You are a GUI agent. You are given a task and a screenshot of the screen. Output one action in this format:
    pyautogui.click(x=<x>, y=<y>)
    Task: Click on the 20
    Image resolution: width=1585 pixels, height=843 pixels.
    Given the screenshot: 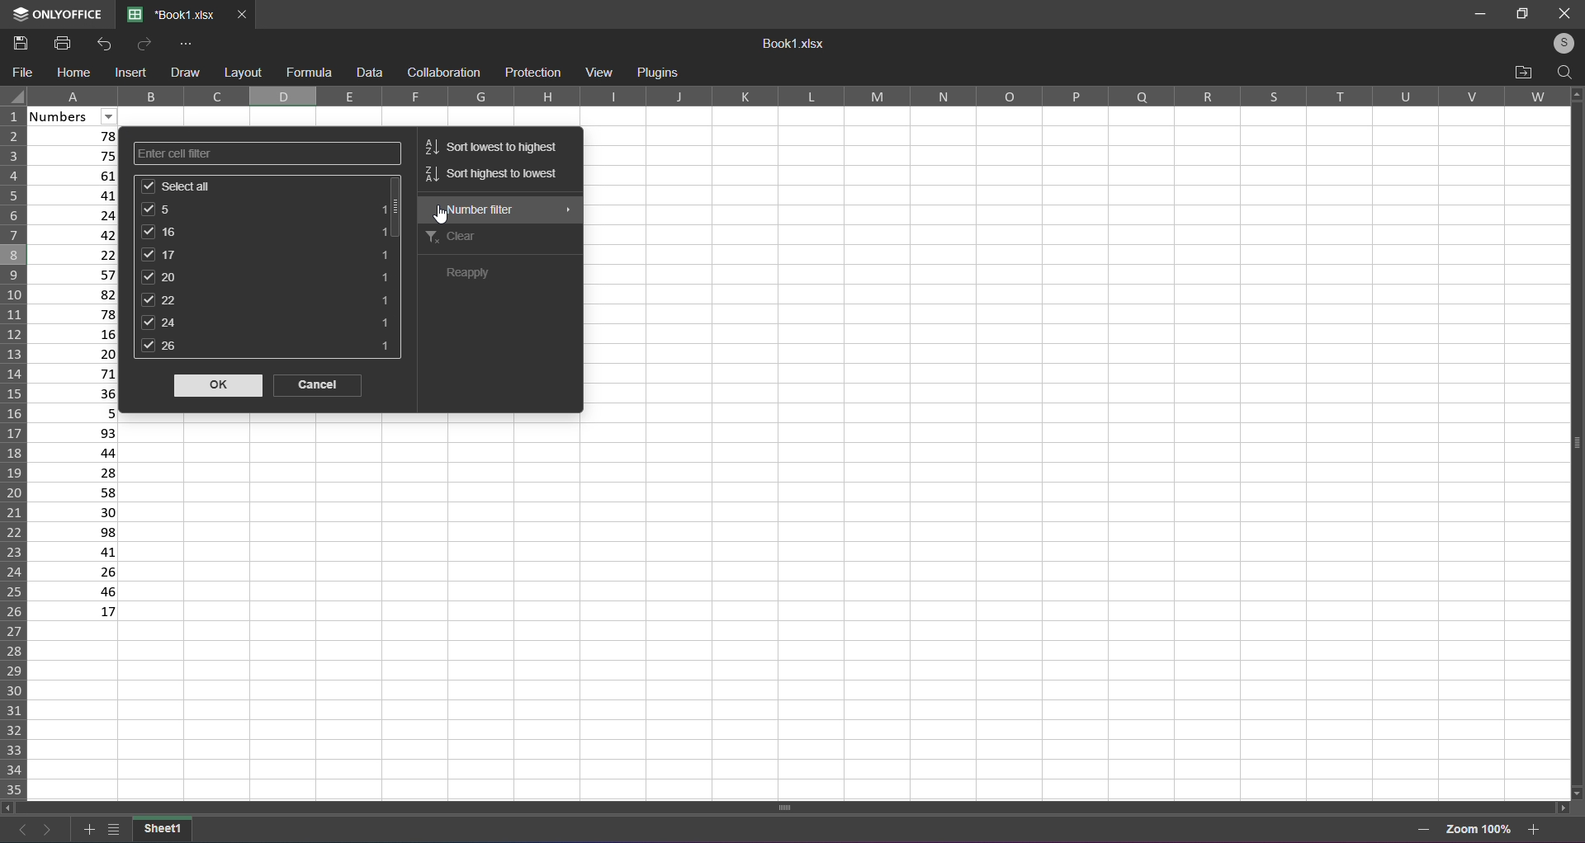 What is the action you would take?
    pyautogui.click(x=76, y=355)
    